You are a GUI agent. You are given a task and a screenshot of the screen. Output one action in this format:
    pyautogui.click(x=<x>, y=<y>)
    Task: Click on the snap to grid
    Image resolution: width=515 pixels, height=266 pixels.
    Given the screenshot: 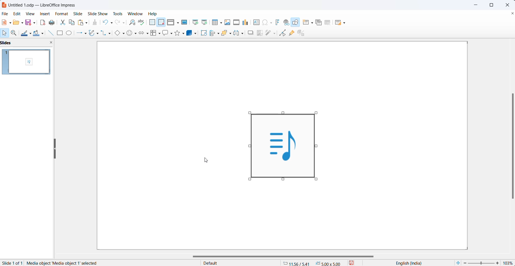 What is the action you would take?
    pyautogui.click(x=162, y=23)
    